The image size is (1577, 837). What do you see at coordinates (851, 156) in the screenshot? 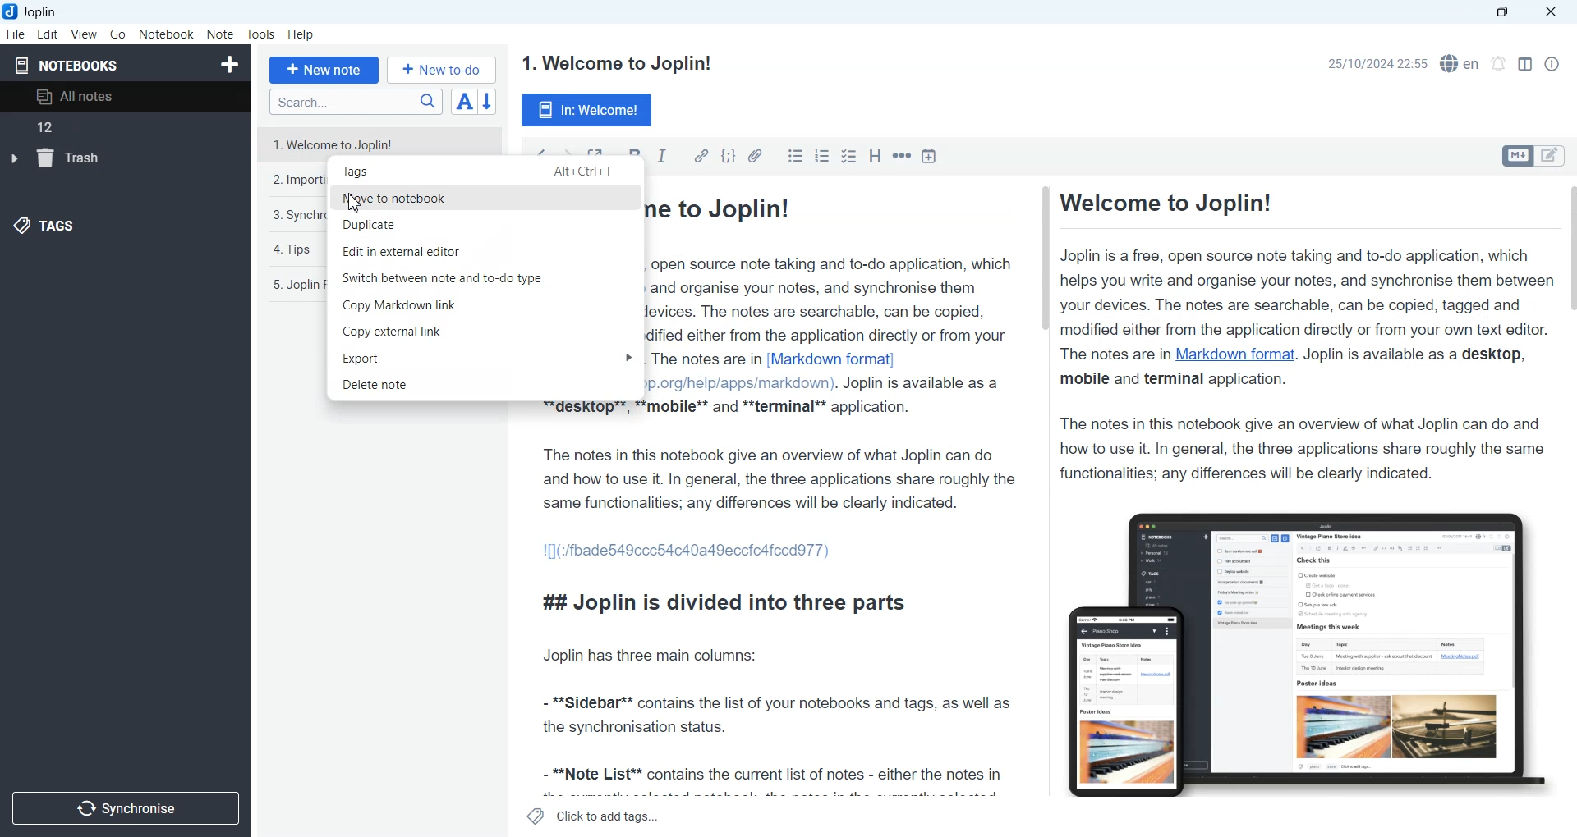
I see `Checkbox` at bounding box center [851, 156].